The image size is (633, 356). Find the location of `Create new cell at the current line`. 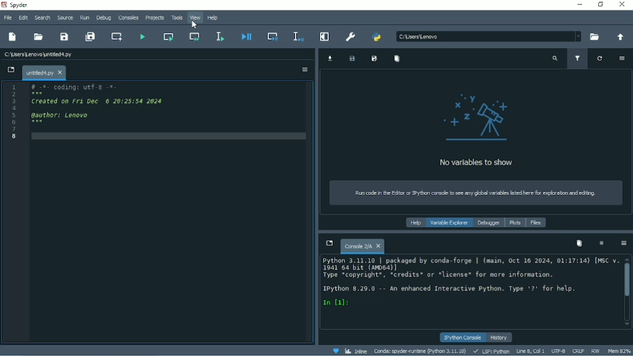

Create new cell at the current line is located at coordinates (118, 37).